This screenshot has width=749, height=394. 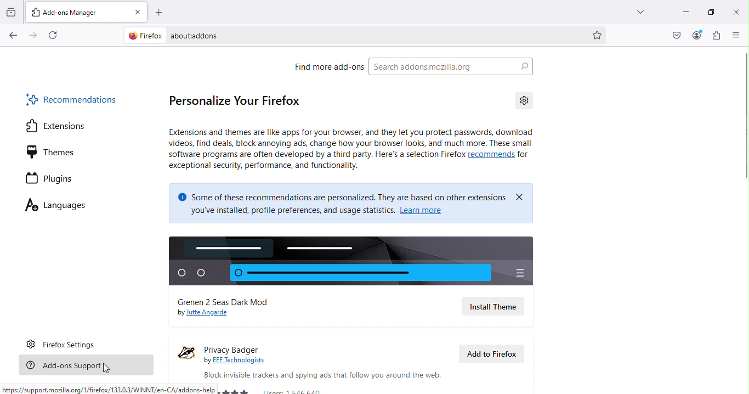 What do you see at coordinates (13, 11) in the screenshot?
I see `Visit recent browsing across windows and devices` at bounding box center [13, 11].